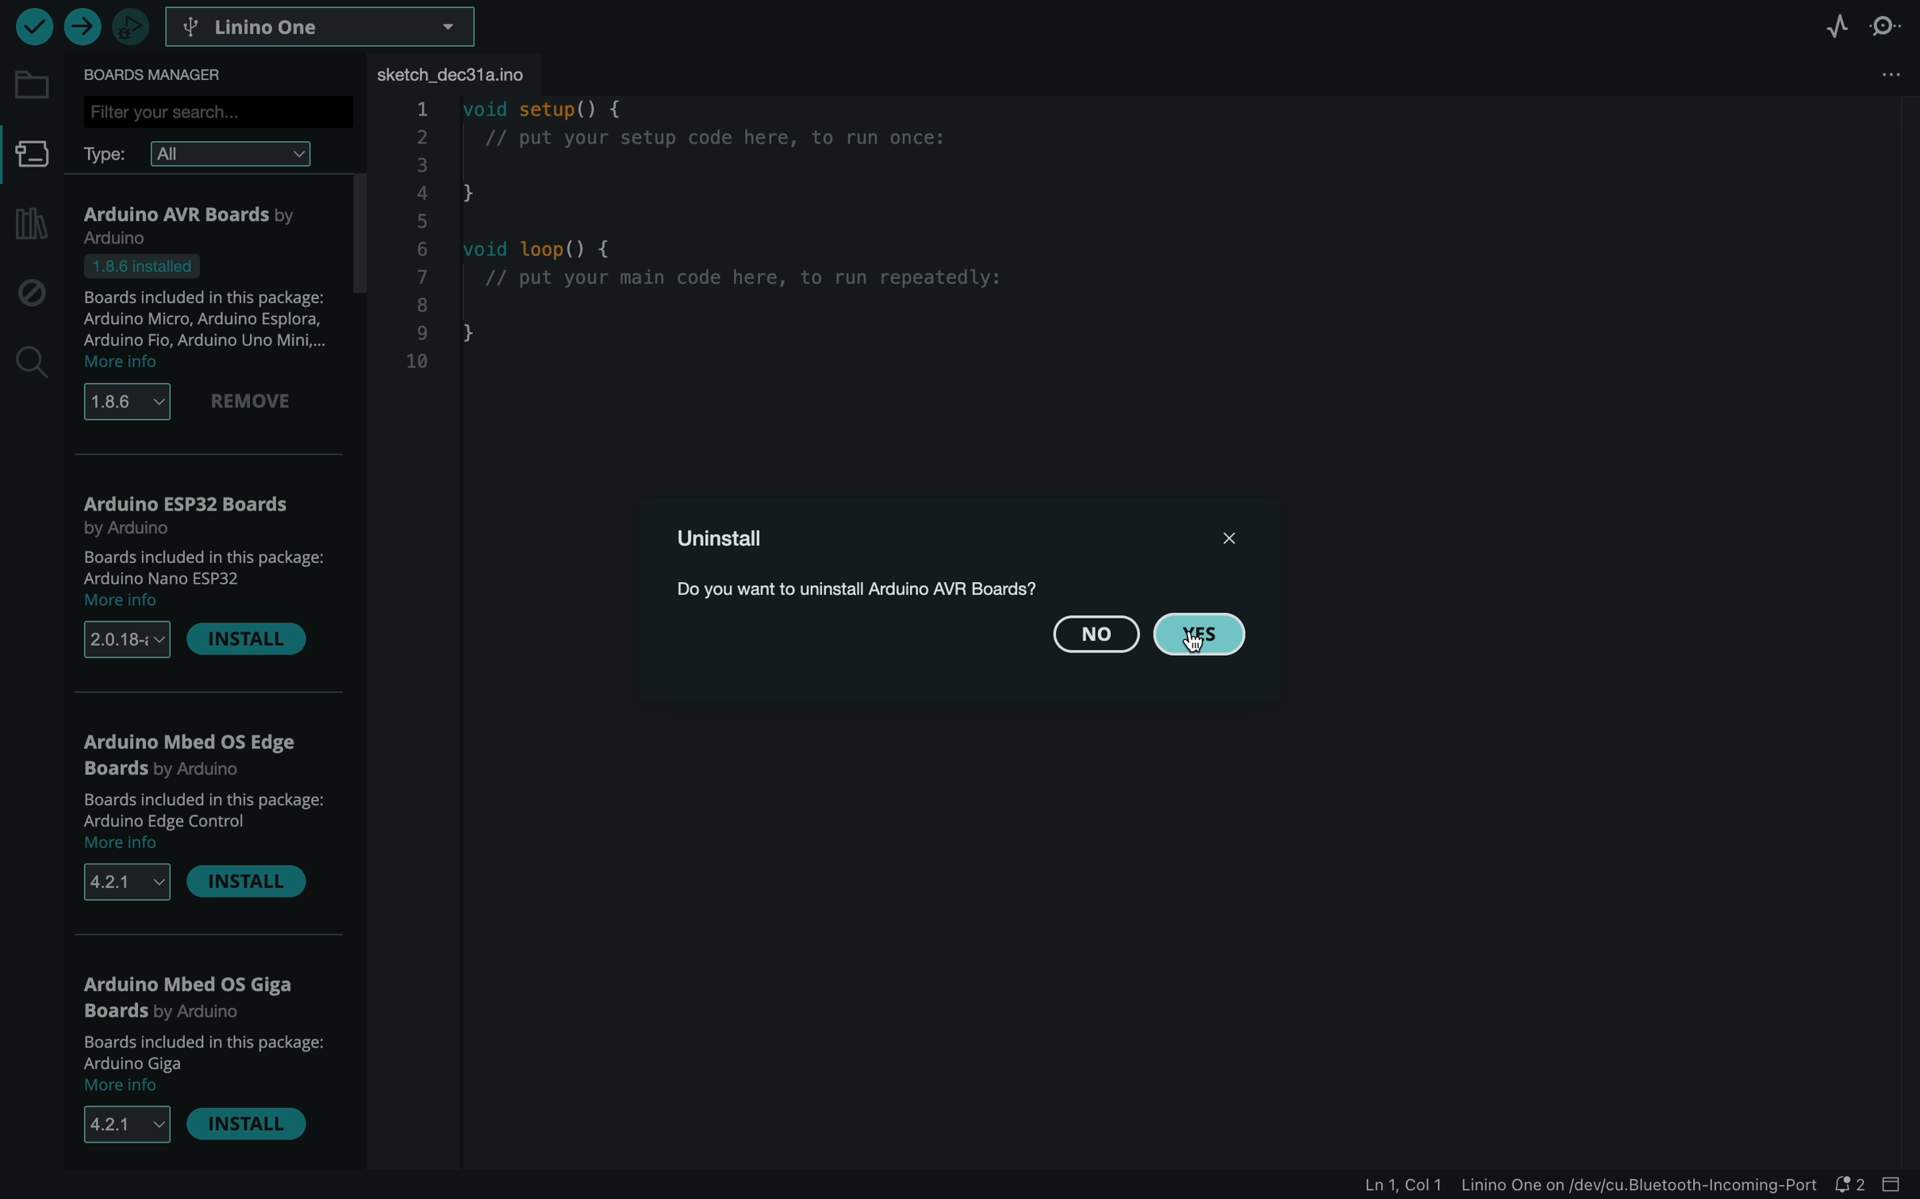 The width and height of the screenshot is (1920, 1199). Describe the element at coordinates (33, 30) in the screenshot. I see `verify` at that location.